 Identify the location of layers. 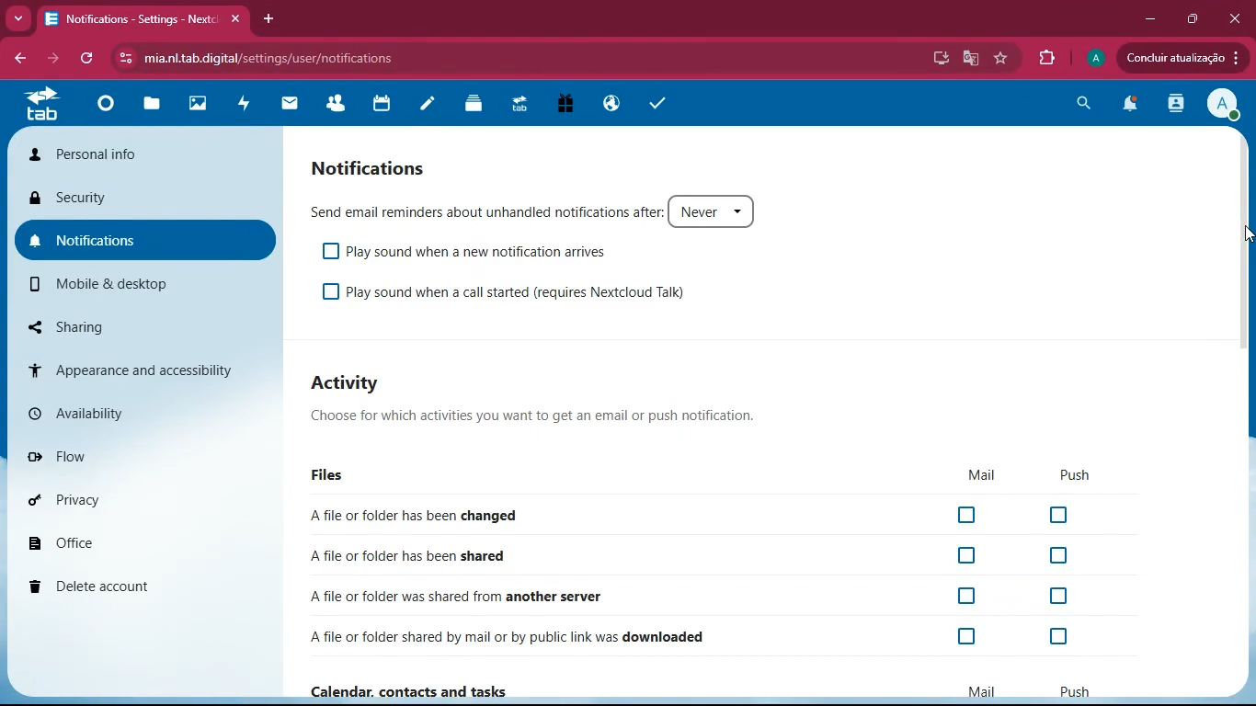
(477, 104).